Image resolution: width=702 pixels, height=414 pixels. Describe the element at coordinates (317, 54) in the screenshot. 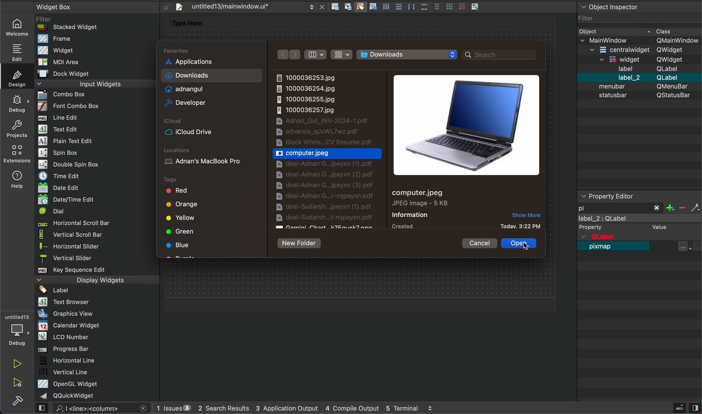

I see `sort` at that location.